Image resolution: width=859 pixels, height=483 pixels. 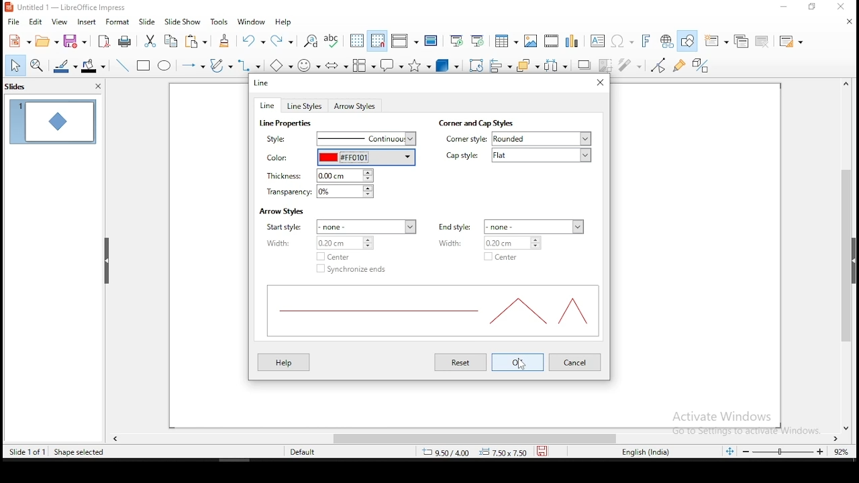 I want to click on synchronization, so click(x=354, y=269).